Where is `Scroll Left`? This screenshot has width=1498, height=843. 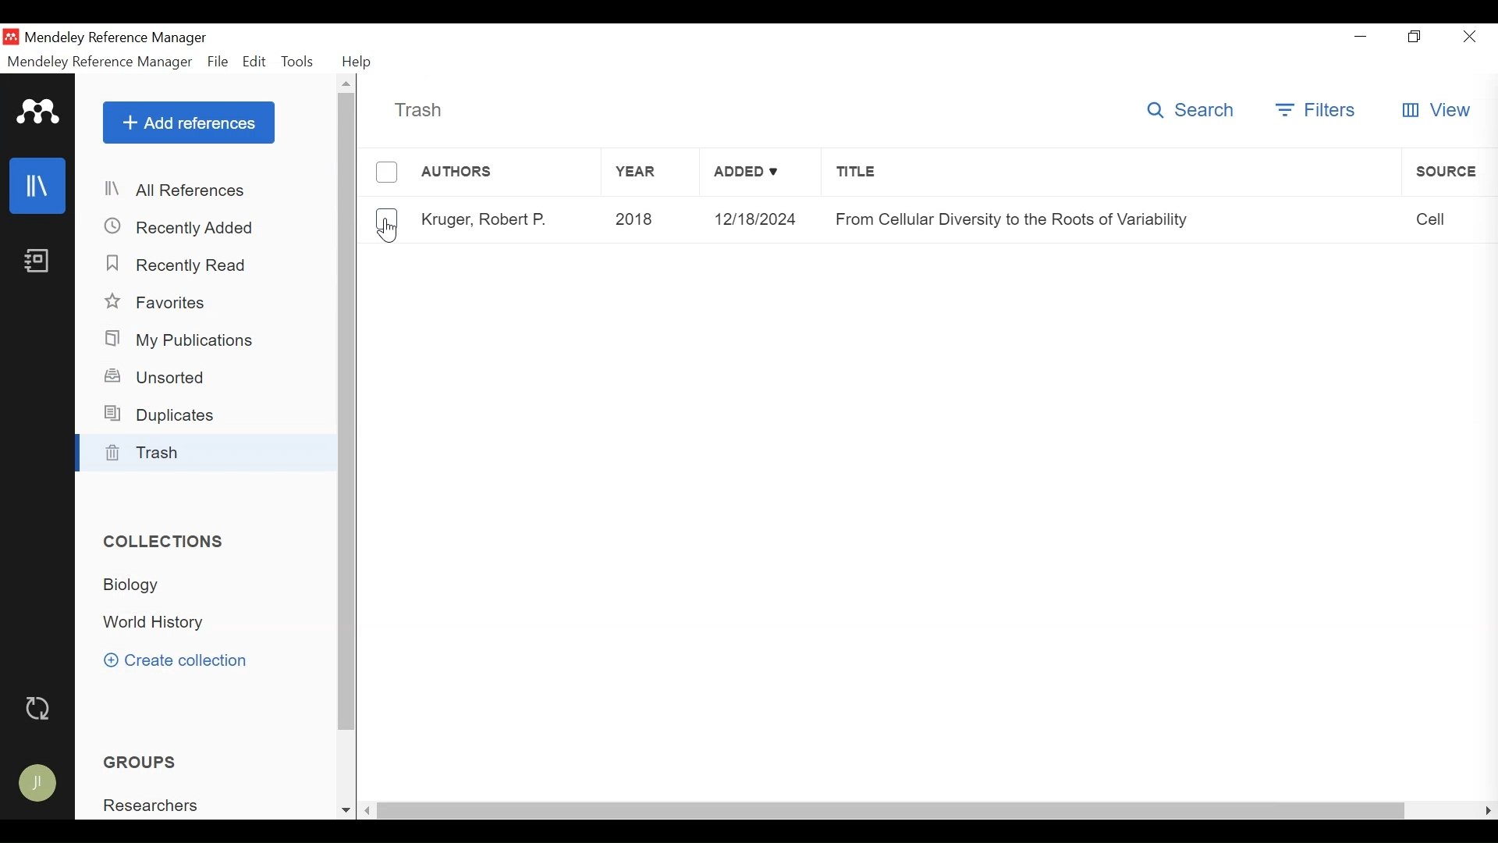 Scroll Left is located at coordinates (367, 810).